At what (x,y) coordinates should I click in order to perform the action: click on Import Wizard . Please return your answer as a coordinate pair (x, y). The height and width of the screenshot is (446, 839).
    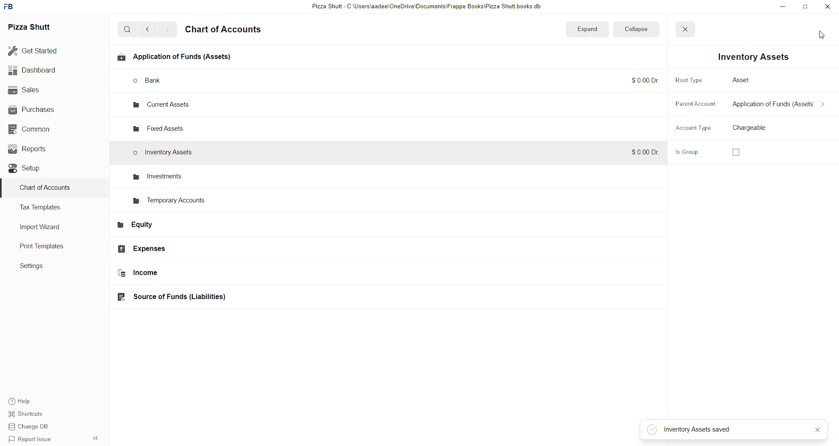
    Looking at the image, I should click on (45, 227).